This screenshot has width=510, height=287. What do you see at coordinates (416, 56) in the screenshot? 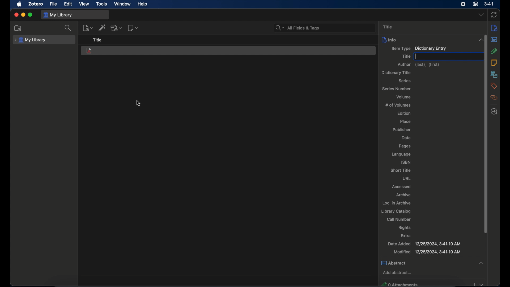
I see `text cursor` at bounding box center [416, 56].